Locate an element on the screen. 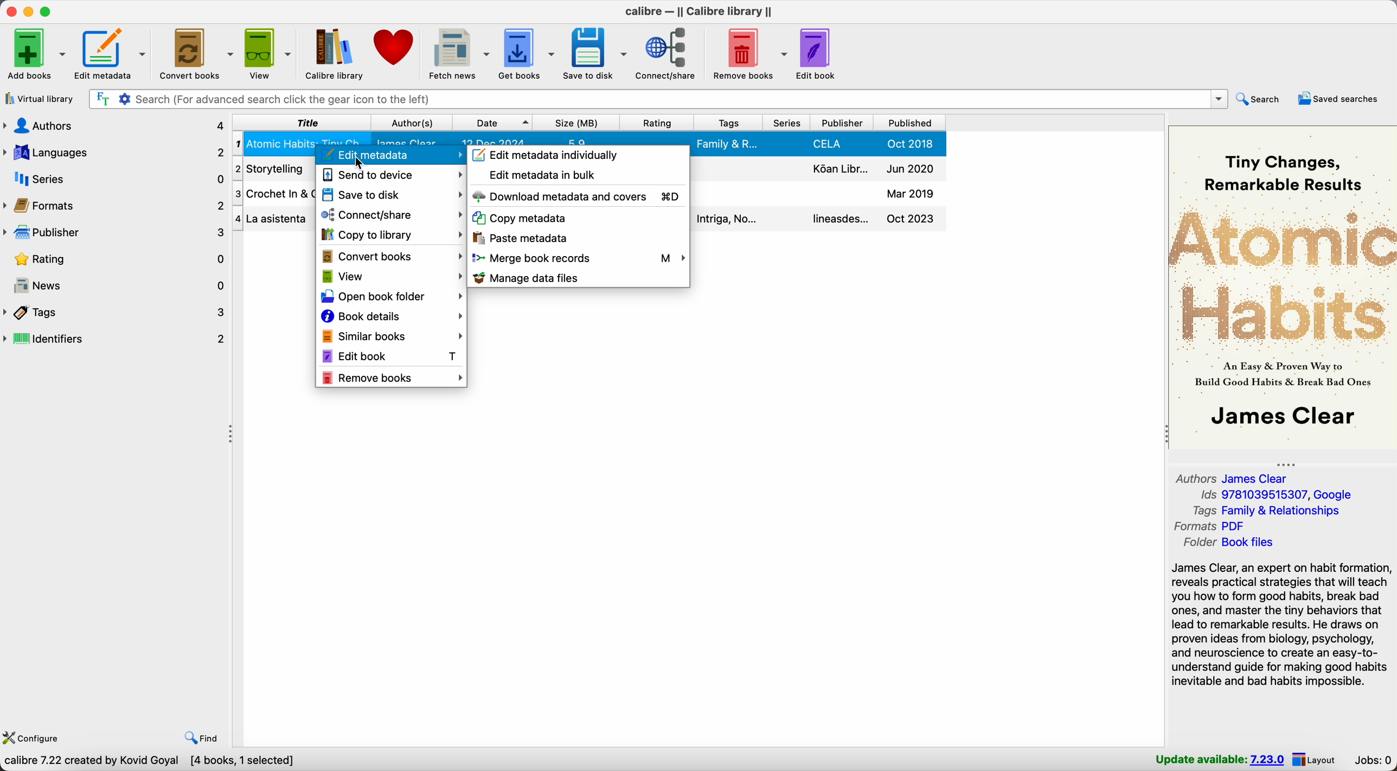 Image resolution: width=1397 pixels, height=771 pixels. authors is located at coordinates (116, 125).